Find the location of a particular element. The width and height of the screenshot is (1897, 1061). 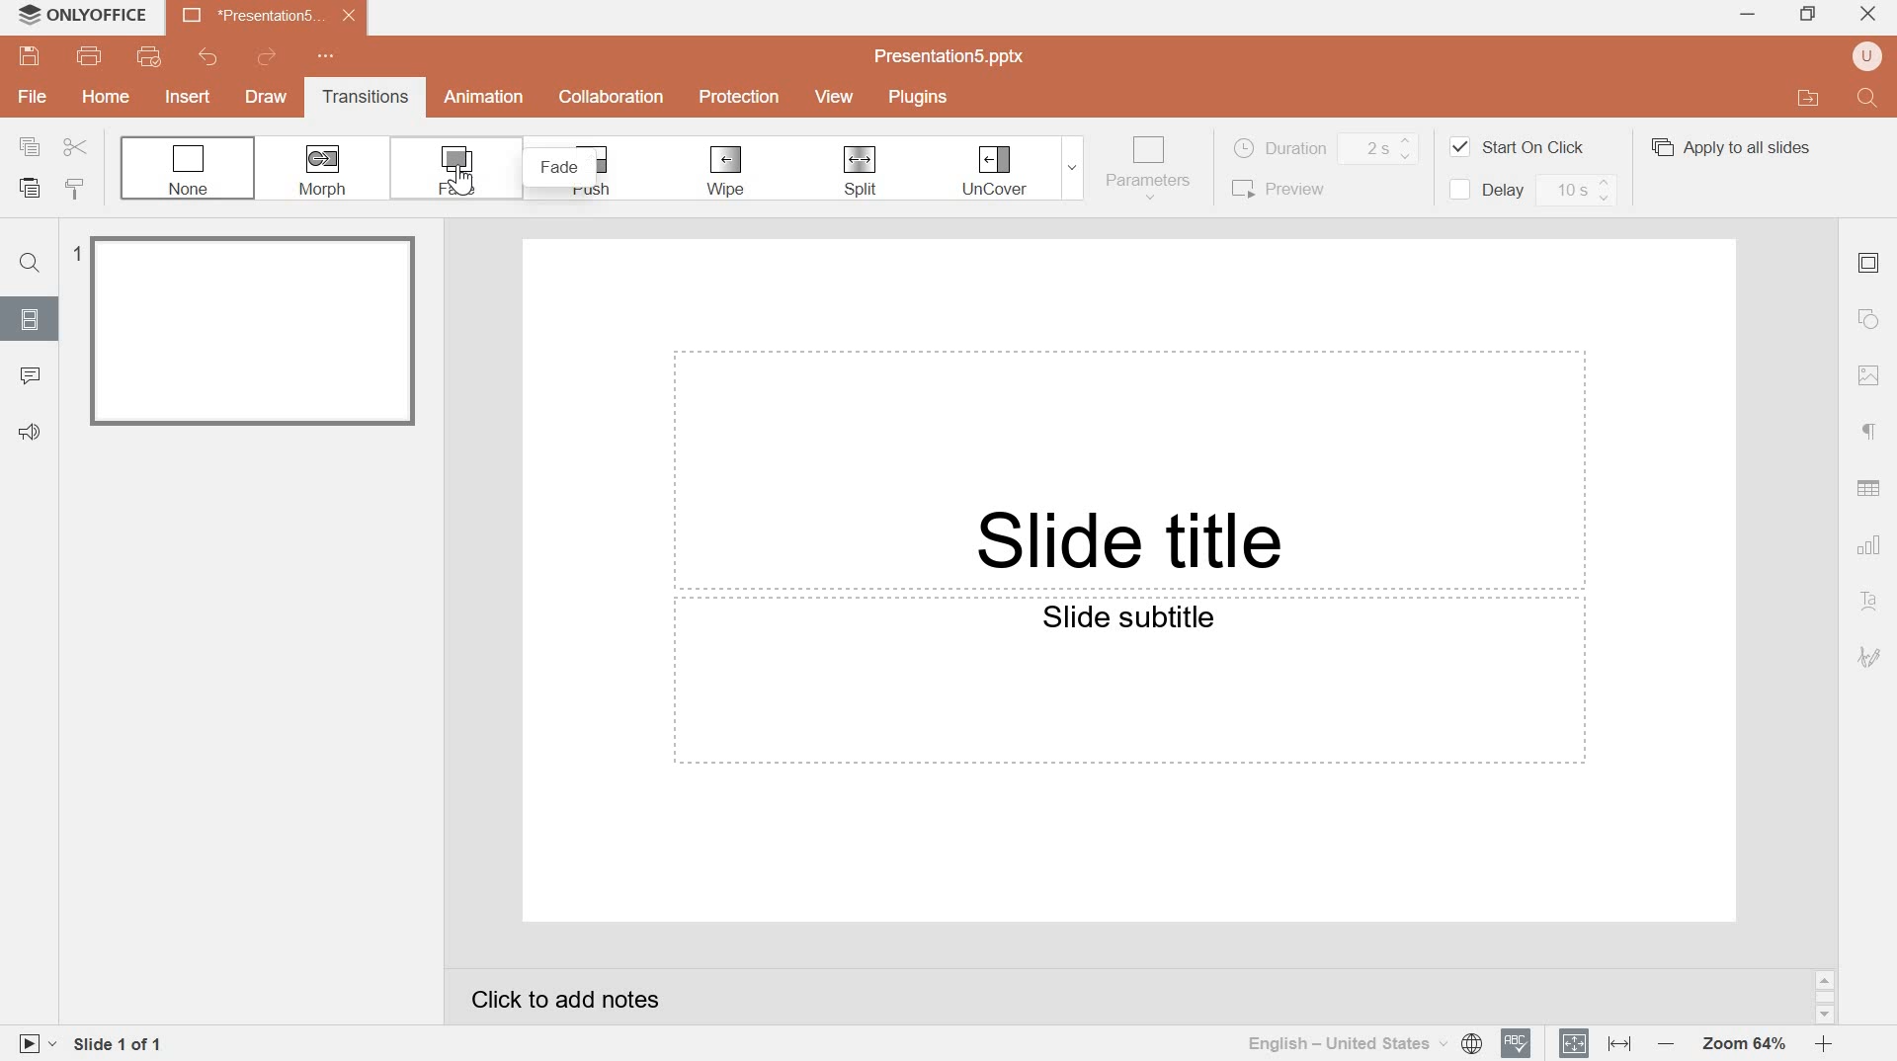

zoom out is located at coordinates (1663, 1042).